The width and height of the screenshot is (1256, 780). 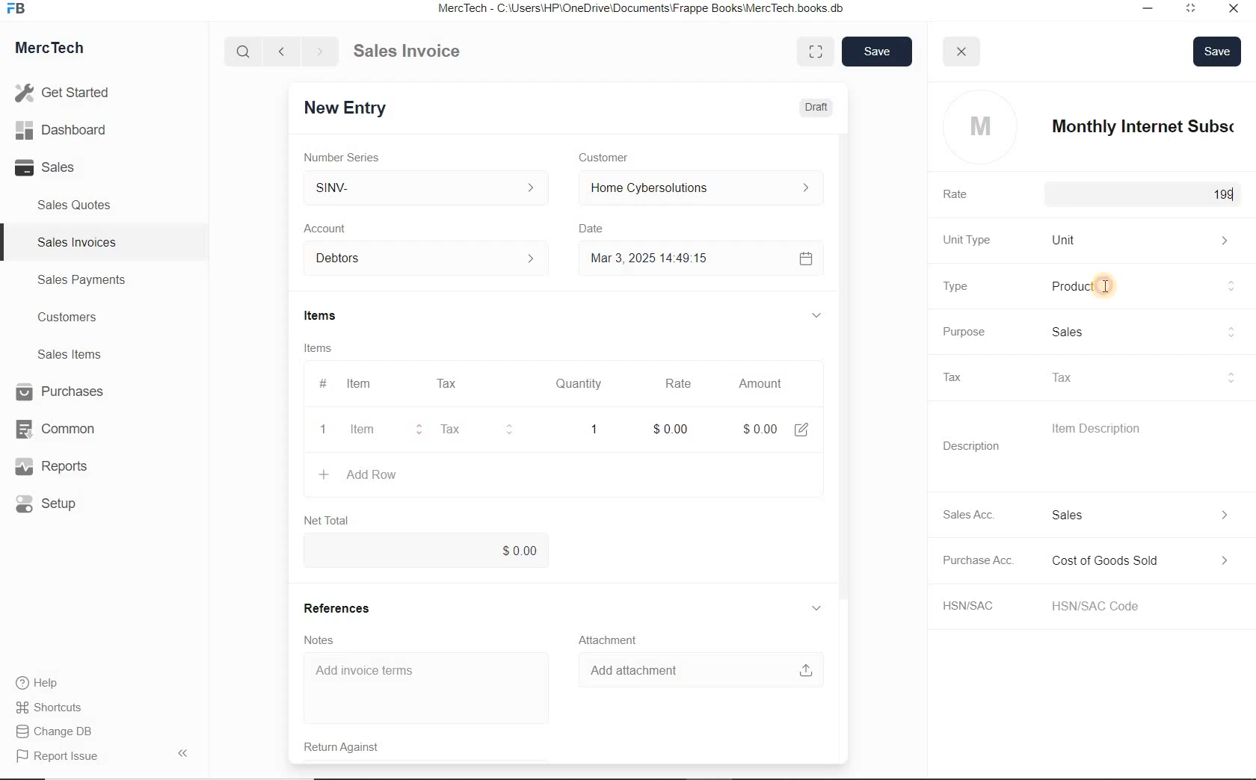 What do you see at coordinates (283, 52) in the screenshot?
I see `Go back` at bounding box center [283, 52].